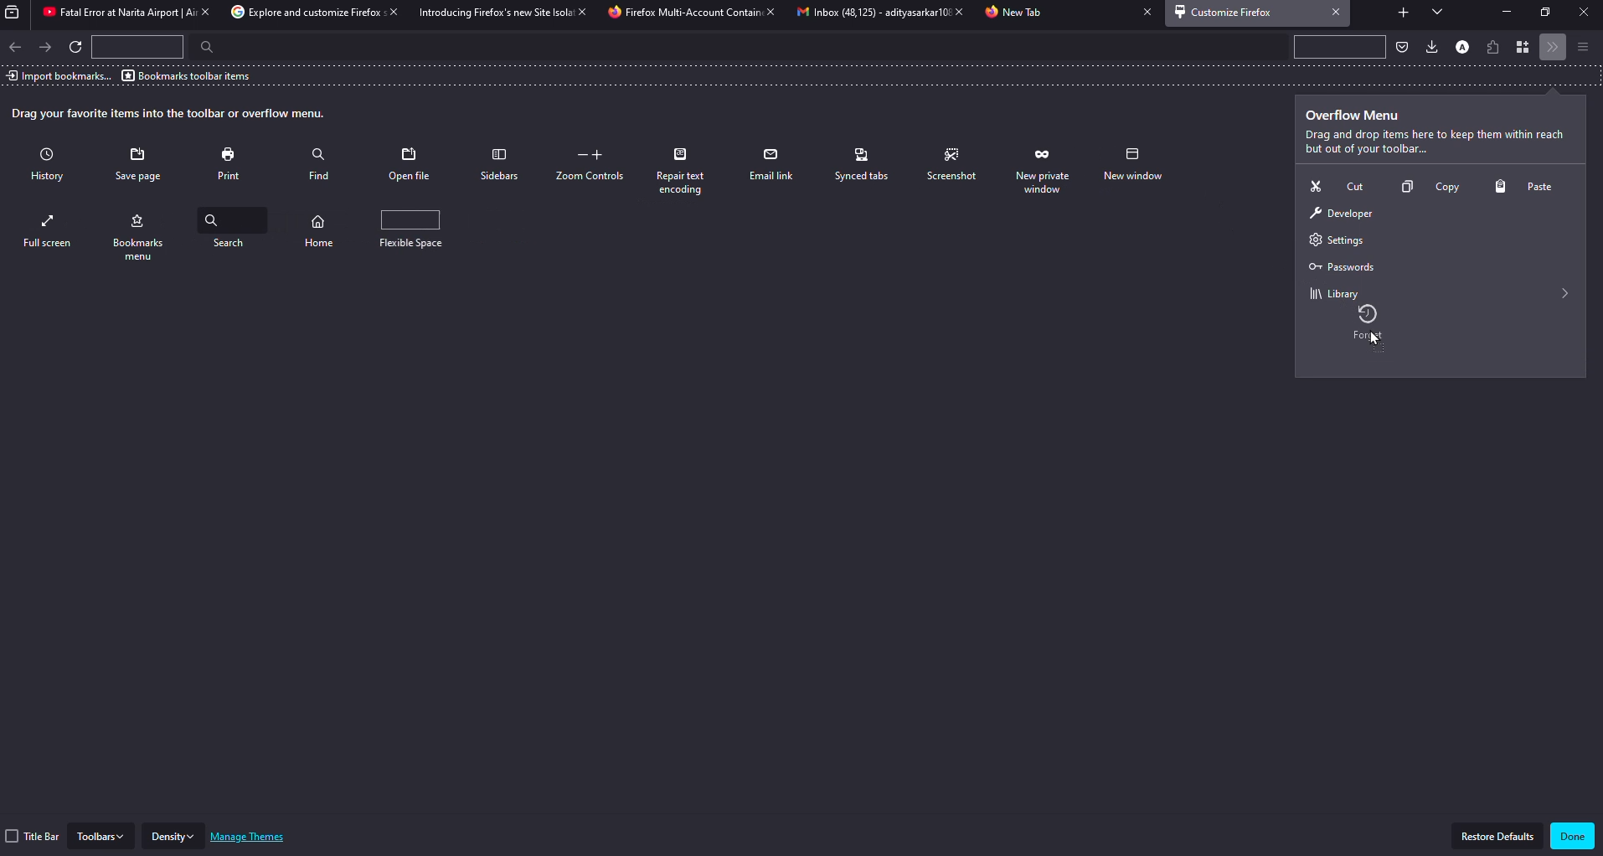 The height and width of the screenshot is (856, 1603). Describe the element at coordinates (201, 47) in the screenshot. I see `search` at that location.